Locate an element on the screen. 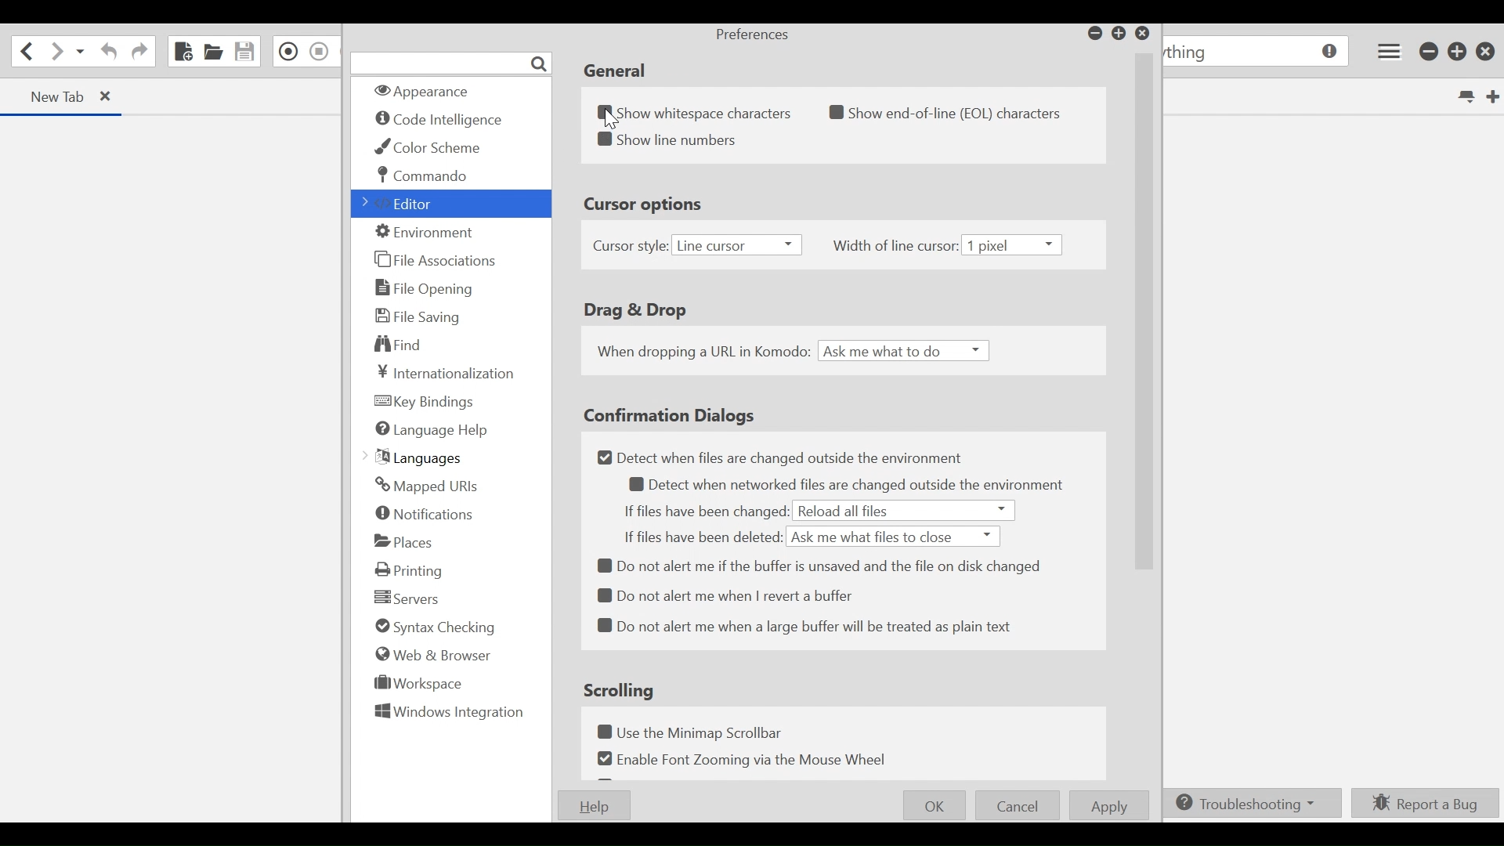  New Tab is located at coordinates (1491, 96).